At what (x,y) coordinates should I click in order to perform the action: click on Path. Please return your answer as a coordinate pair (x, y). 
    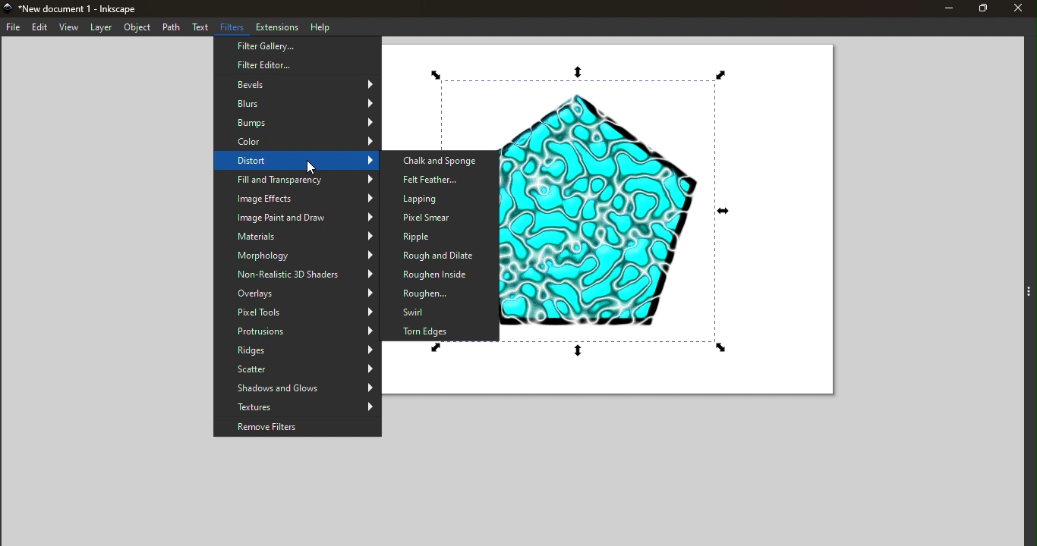
    Looking at the image, I should click on (172, 27).